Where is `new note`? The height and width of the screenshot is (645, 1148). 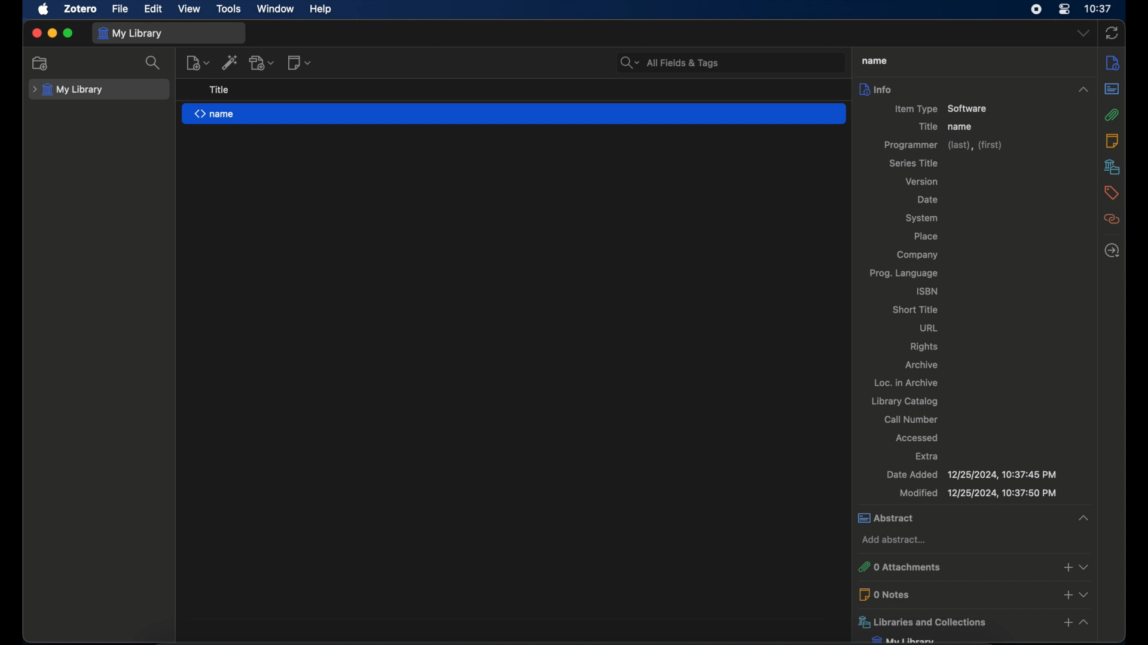 new note is located at coordinates (300, 62).